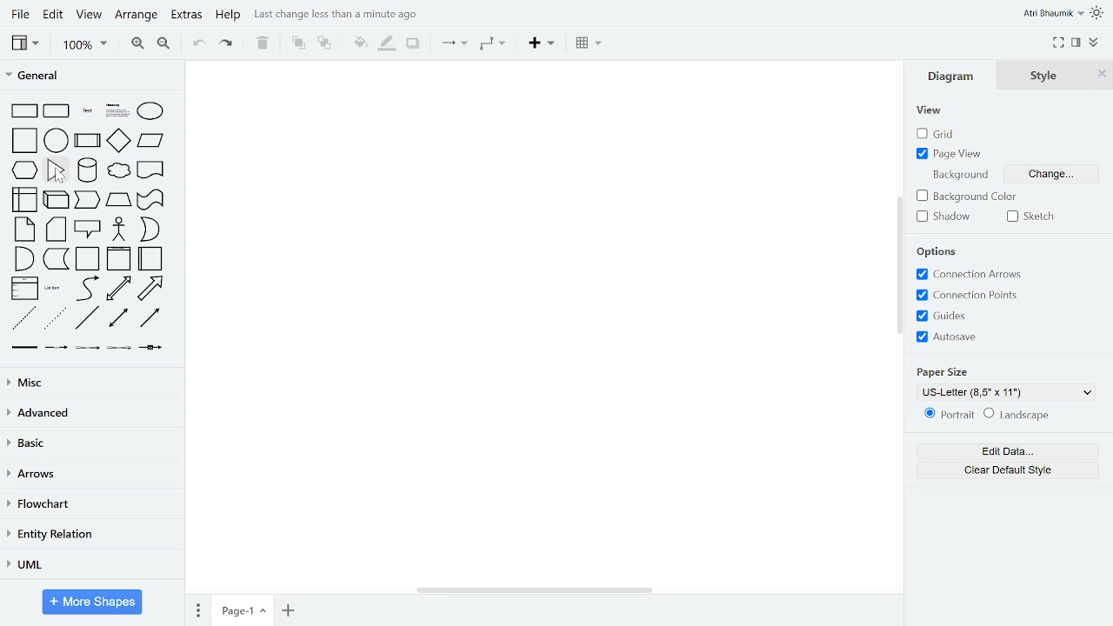  What do you see at coordinates (932, 110) in the screenshot?
I see `view` at bounding box center [932, 110].